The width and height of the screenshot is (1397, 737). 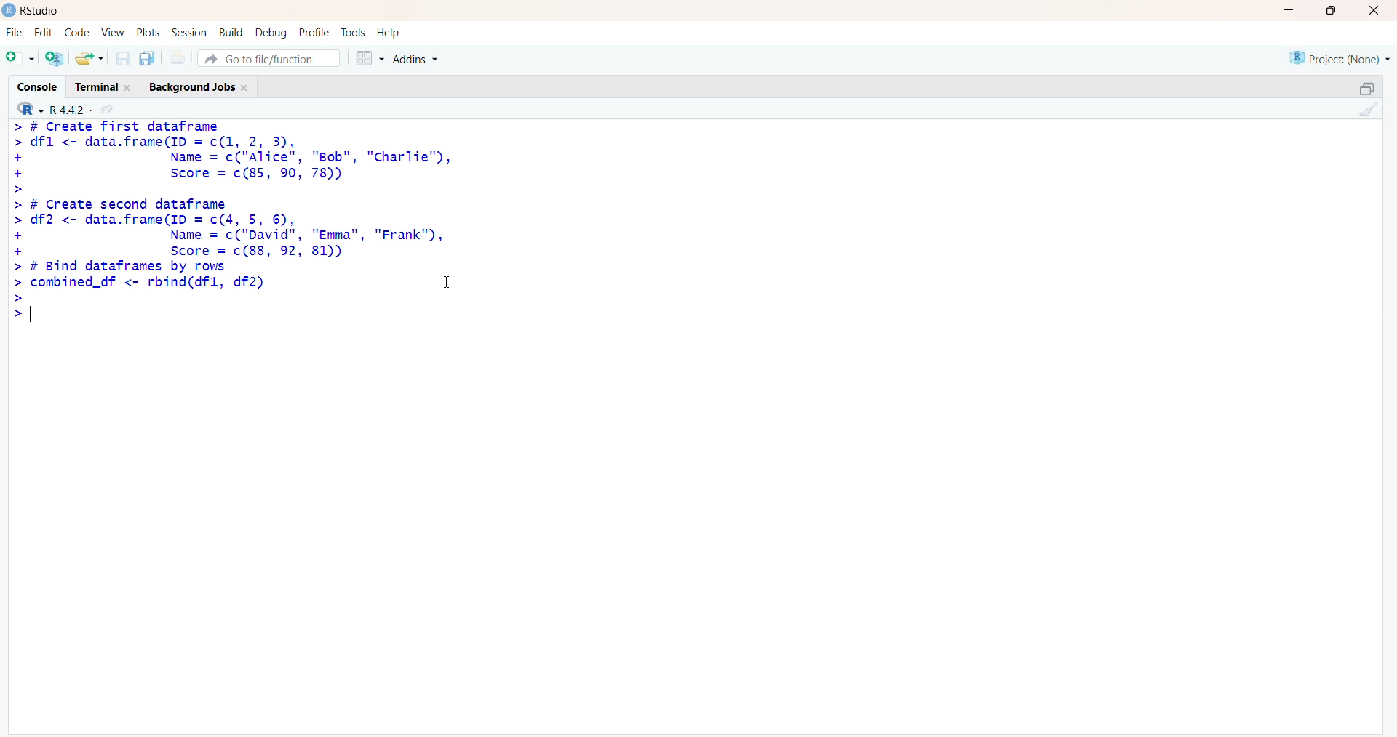 What do you see at coordinates (110, 32) in the screenshot?
I see `View` at bounding box center [110, 32].